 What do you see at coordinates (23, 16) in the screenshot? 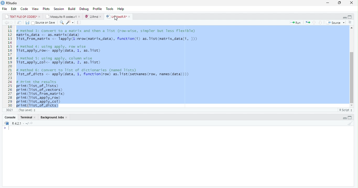
I see `TEXT FILE OF CODES*` at bounding box center [23, 16].